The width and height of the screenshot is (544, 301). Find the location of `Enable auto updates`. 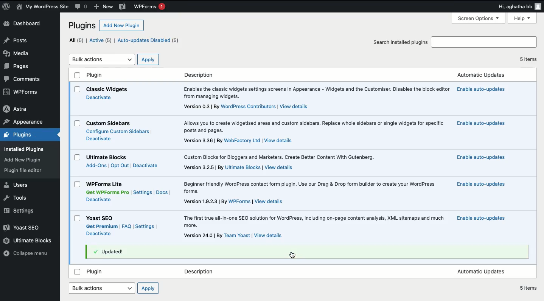

Enable auto updates is located at coordinates (482, 184).